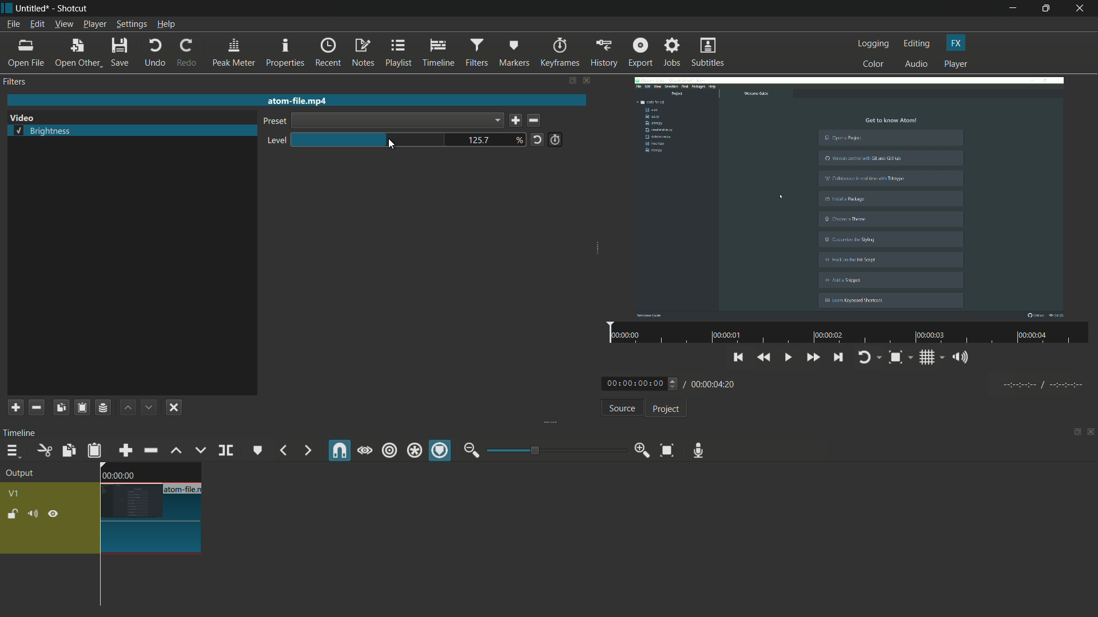  What do you see at coordinates (67, 450) in the screenshot?
I see `copy` at bounding box center [67, 450].